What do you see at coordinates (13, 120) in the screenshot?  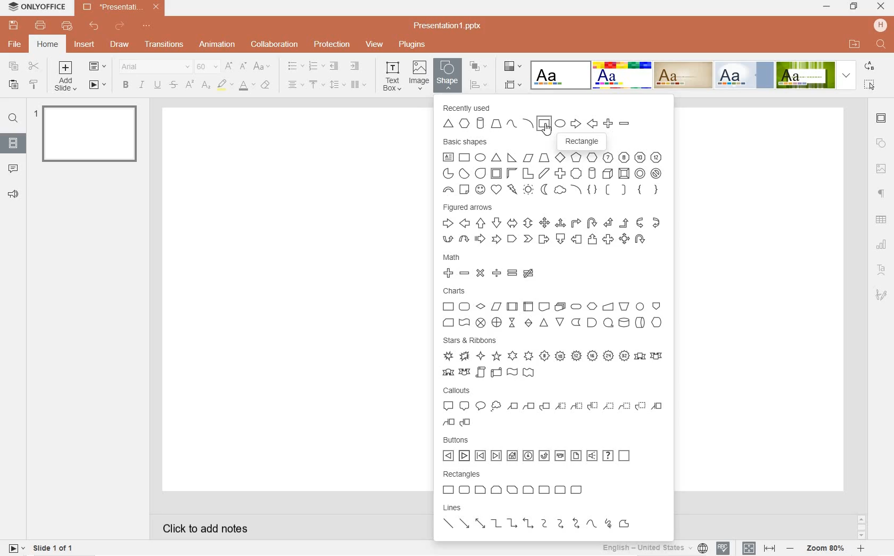 I see `find` at bounding box center [13, 120].